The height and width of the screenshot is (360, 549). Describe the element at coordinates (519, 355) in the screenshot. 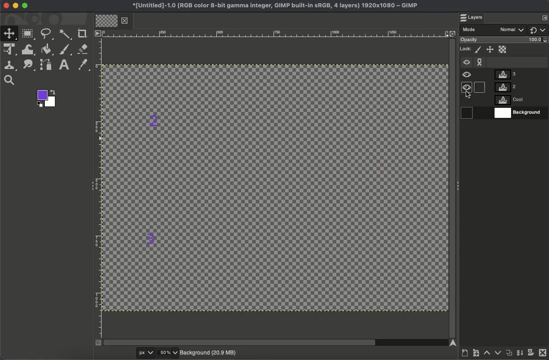

I see `Merge` at that location.